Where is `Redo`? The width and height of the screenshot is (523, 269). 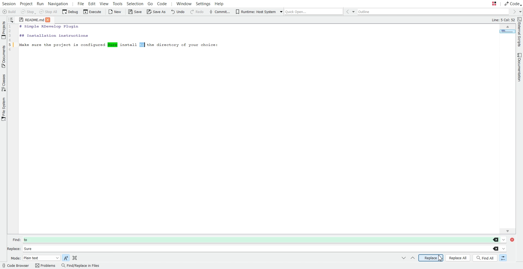 Redo is located at coordinates (197, 12).